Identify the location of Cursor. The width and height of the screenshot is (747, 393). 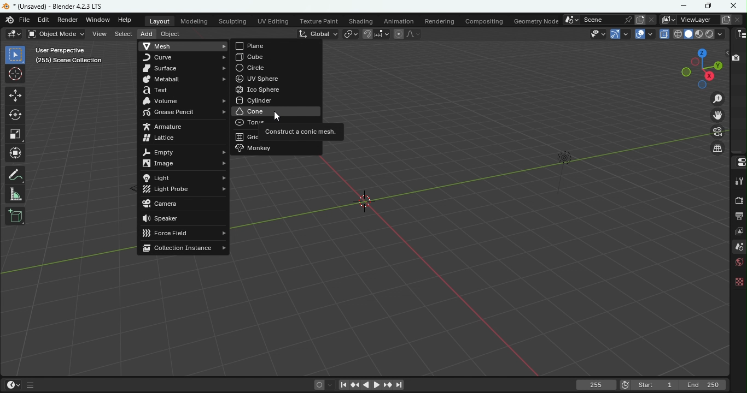
(16, 74).